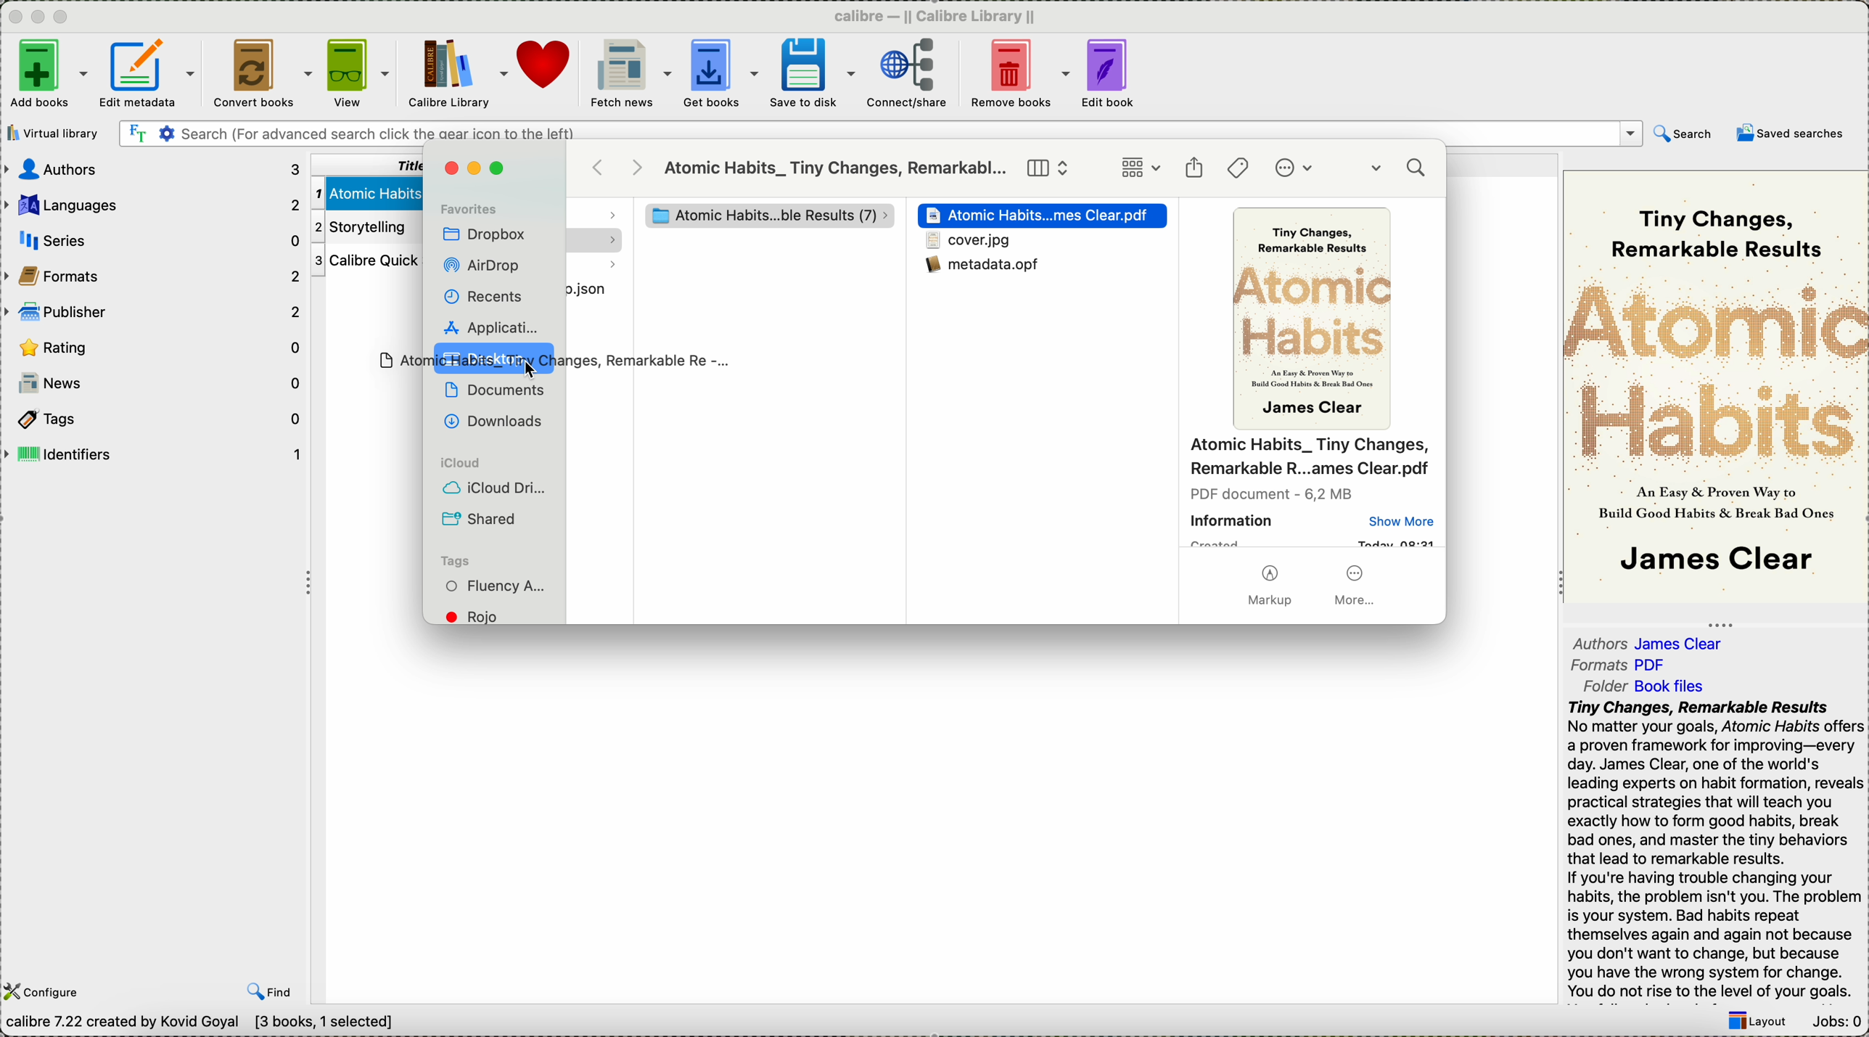 The width and height of the screenshot is (1869, 1037). Describe the element at coordinates (1239, 168) in the screenshot. I see `tags` at that location.